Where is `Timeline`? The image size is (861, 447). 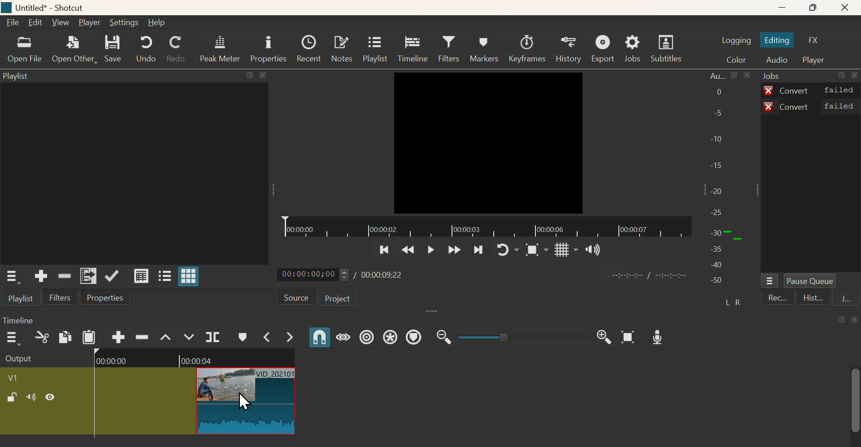
Timeline is located at coordinates (413, 49).